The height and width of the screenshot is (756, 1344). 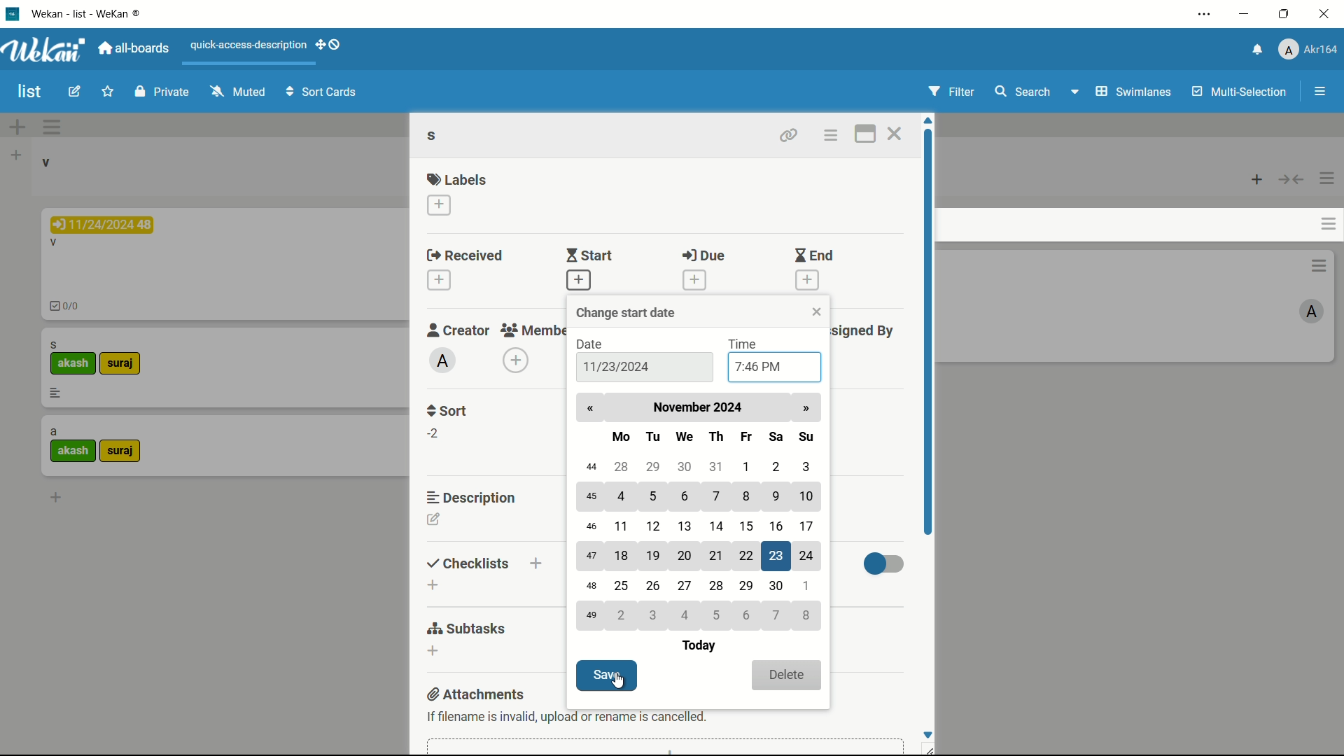 I want to click on label-1, so click(x=73, y=451).